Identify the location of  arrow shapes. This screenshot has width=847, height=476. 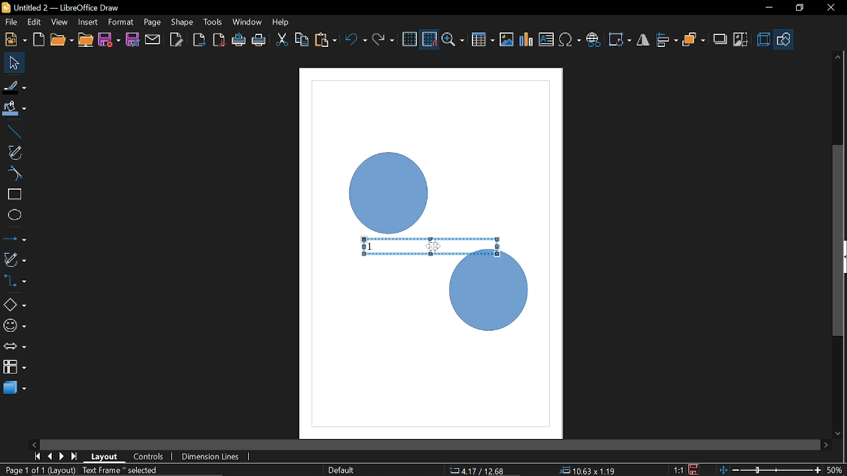
(15, 348).